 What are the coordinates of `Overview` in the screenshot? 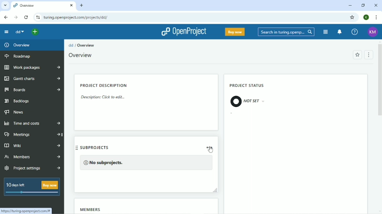 It's located at (19, 45).